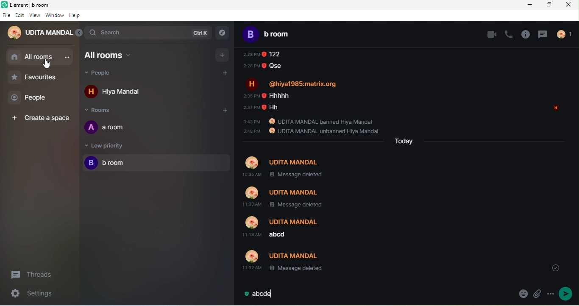 This screenshot has height=306, width=579. What do you see at coordinates (549, 5) in the screenshot?
I see `maximize` at bounding box center [549, 5].